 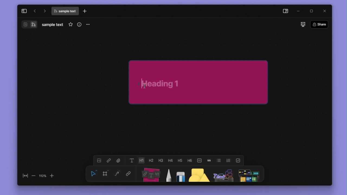 What do you see at coordinates (238, 161) in the screenshot?
I see `to do list` at bounding box center [238, 161].